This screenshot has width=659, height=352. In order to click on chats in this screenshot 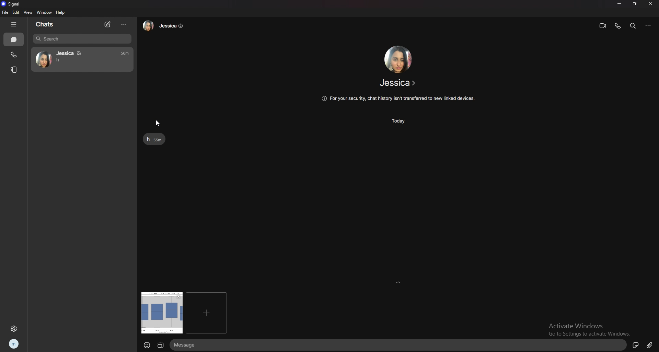, I will do `click(14, 39)`.